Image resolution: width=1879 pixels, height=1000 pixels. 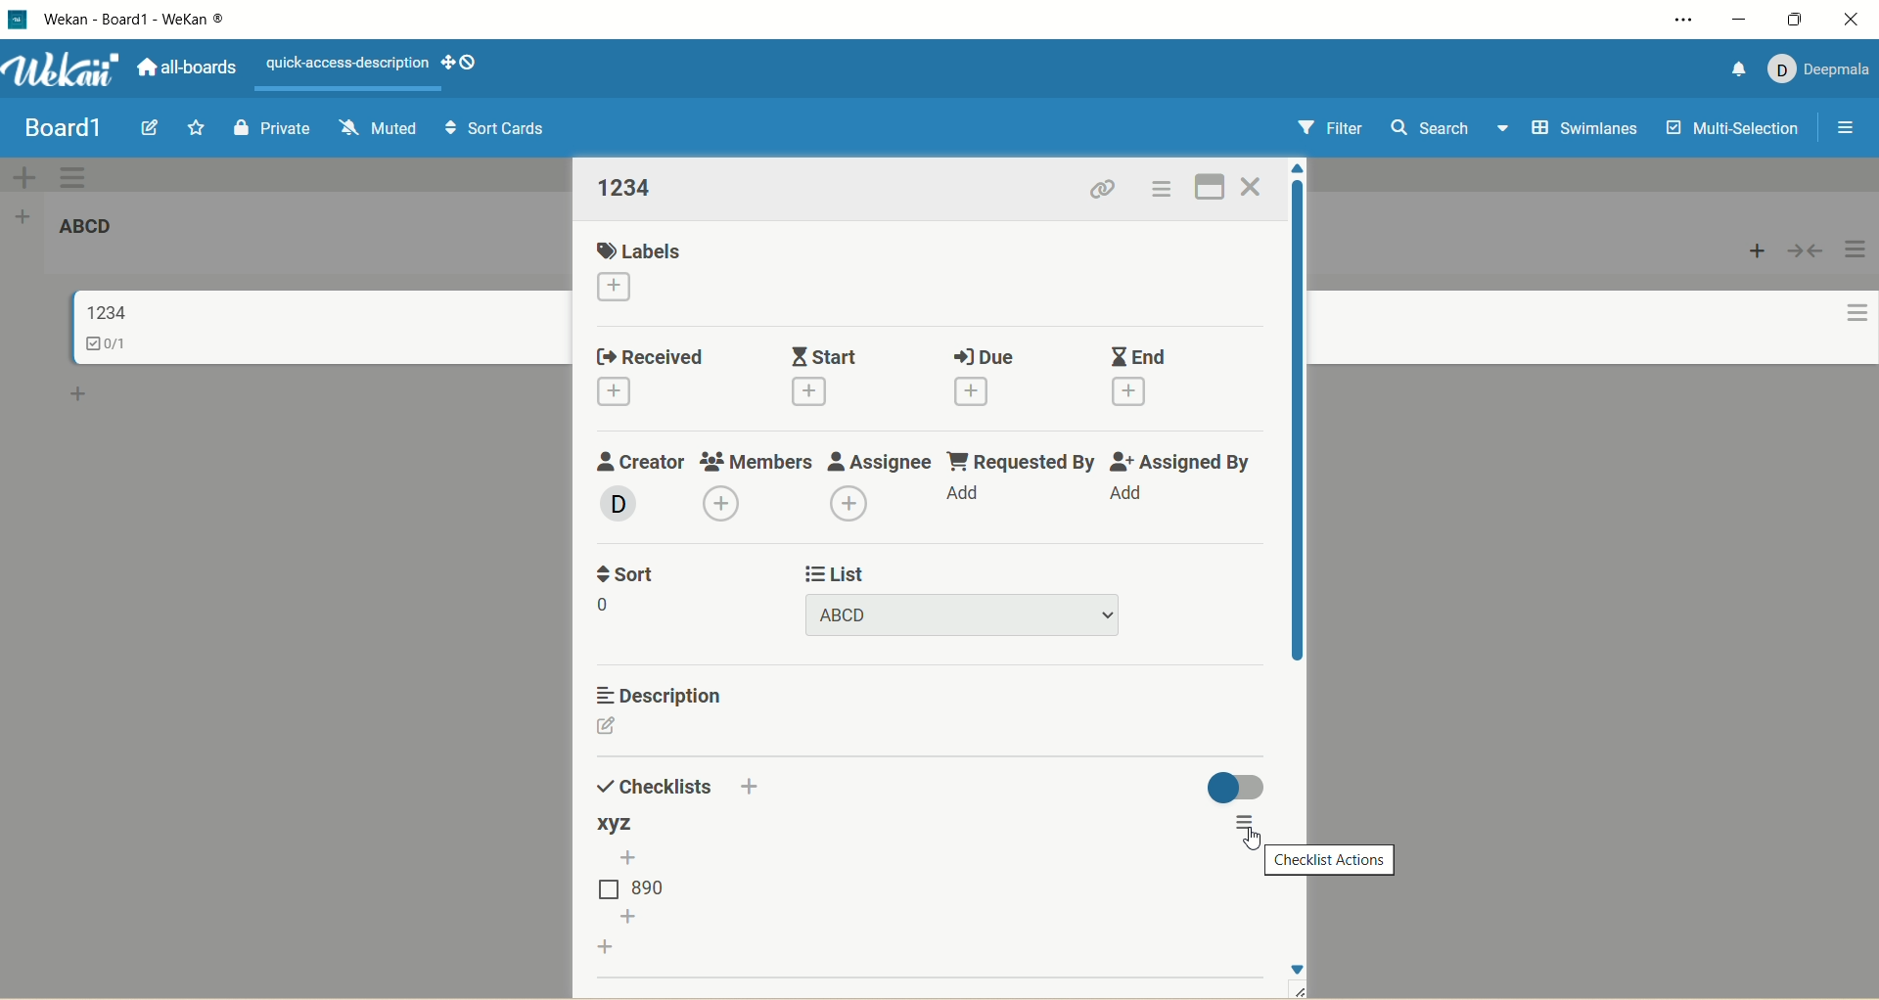 I want to click on list title, so click(x=627, y=188).